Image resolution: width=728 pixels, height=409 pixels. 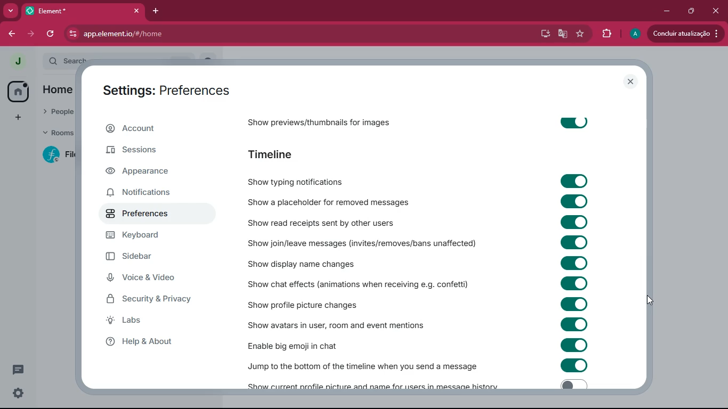 I want to click on toggle on , so click(x=574, y=303).